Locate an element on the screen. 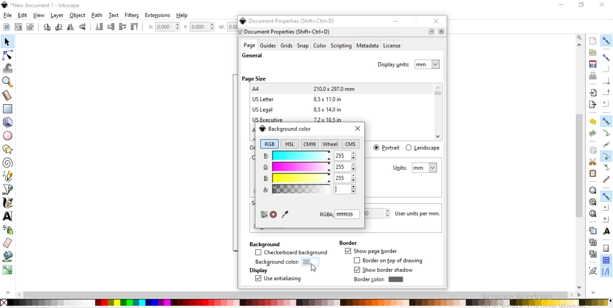  snap is located at coordinates (303, 46).